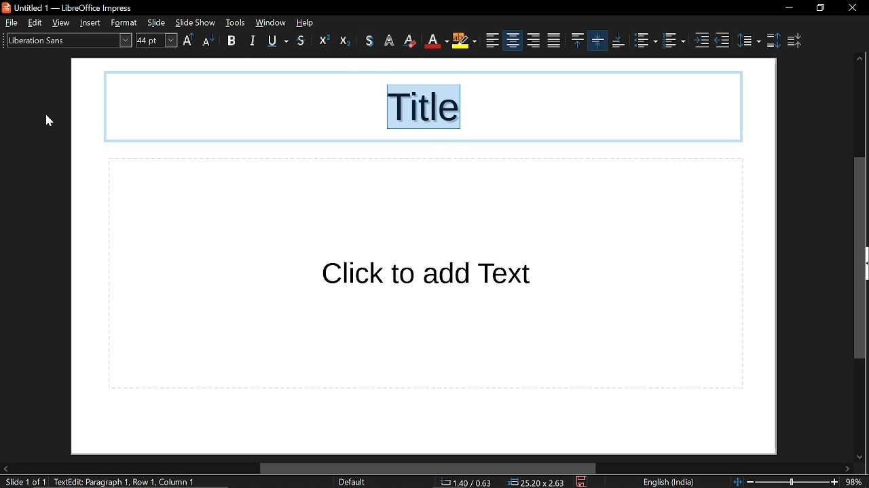 The width and height of the screenshot is (869, 488). I want to click on edit, so click(37, 23).